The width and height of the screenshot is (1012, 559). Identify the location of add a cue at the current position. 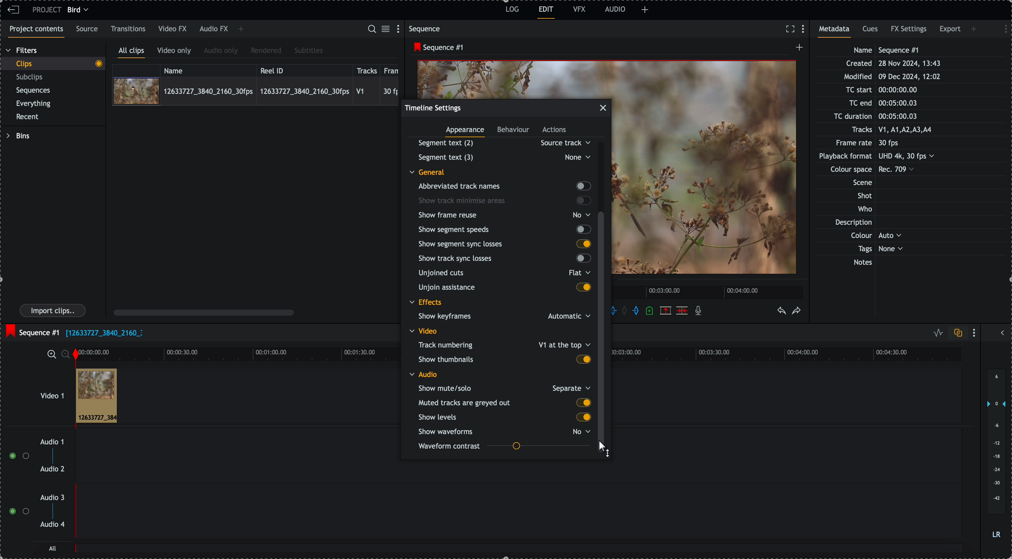
(650, 311).